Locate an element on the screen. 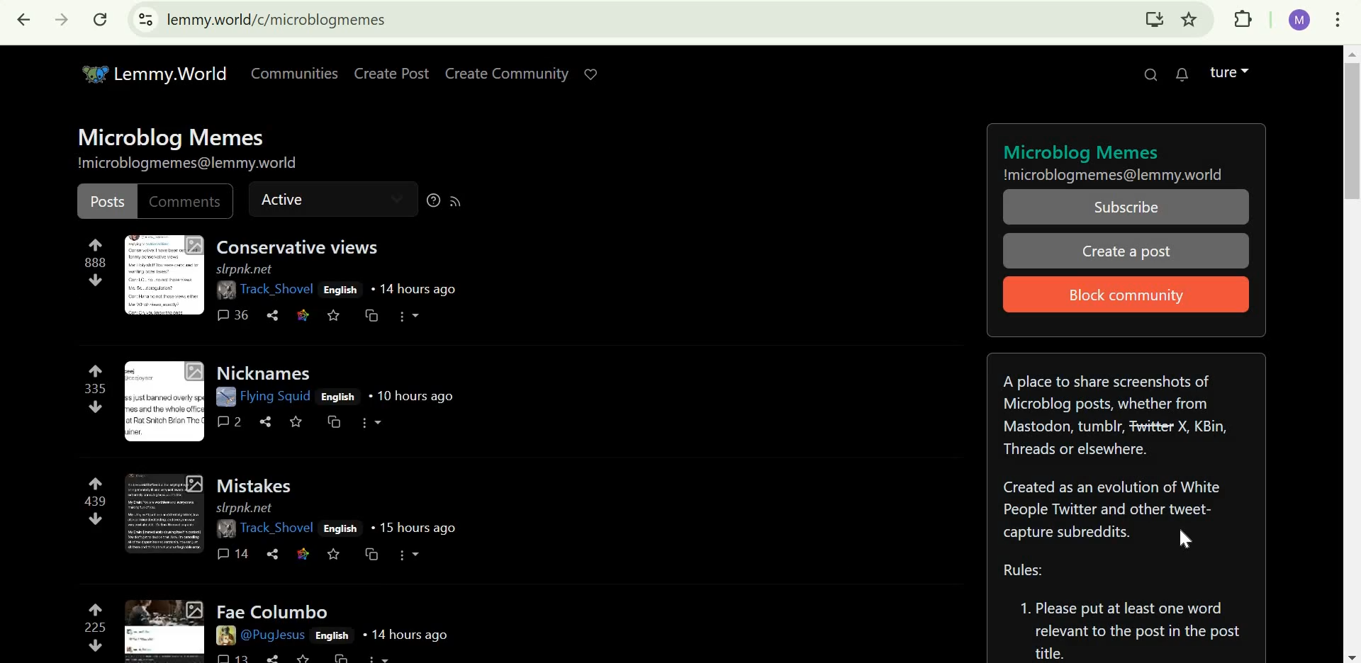 This screenshot has width=1361, height=663. share is located at coordinates (269, 422).